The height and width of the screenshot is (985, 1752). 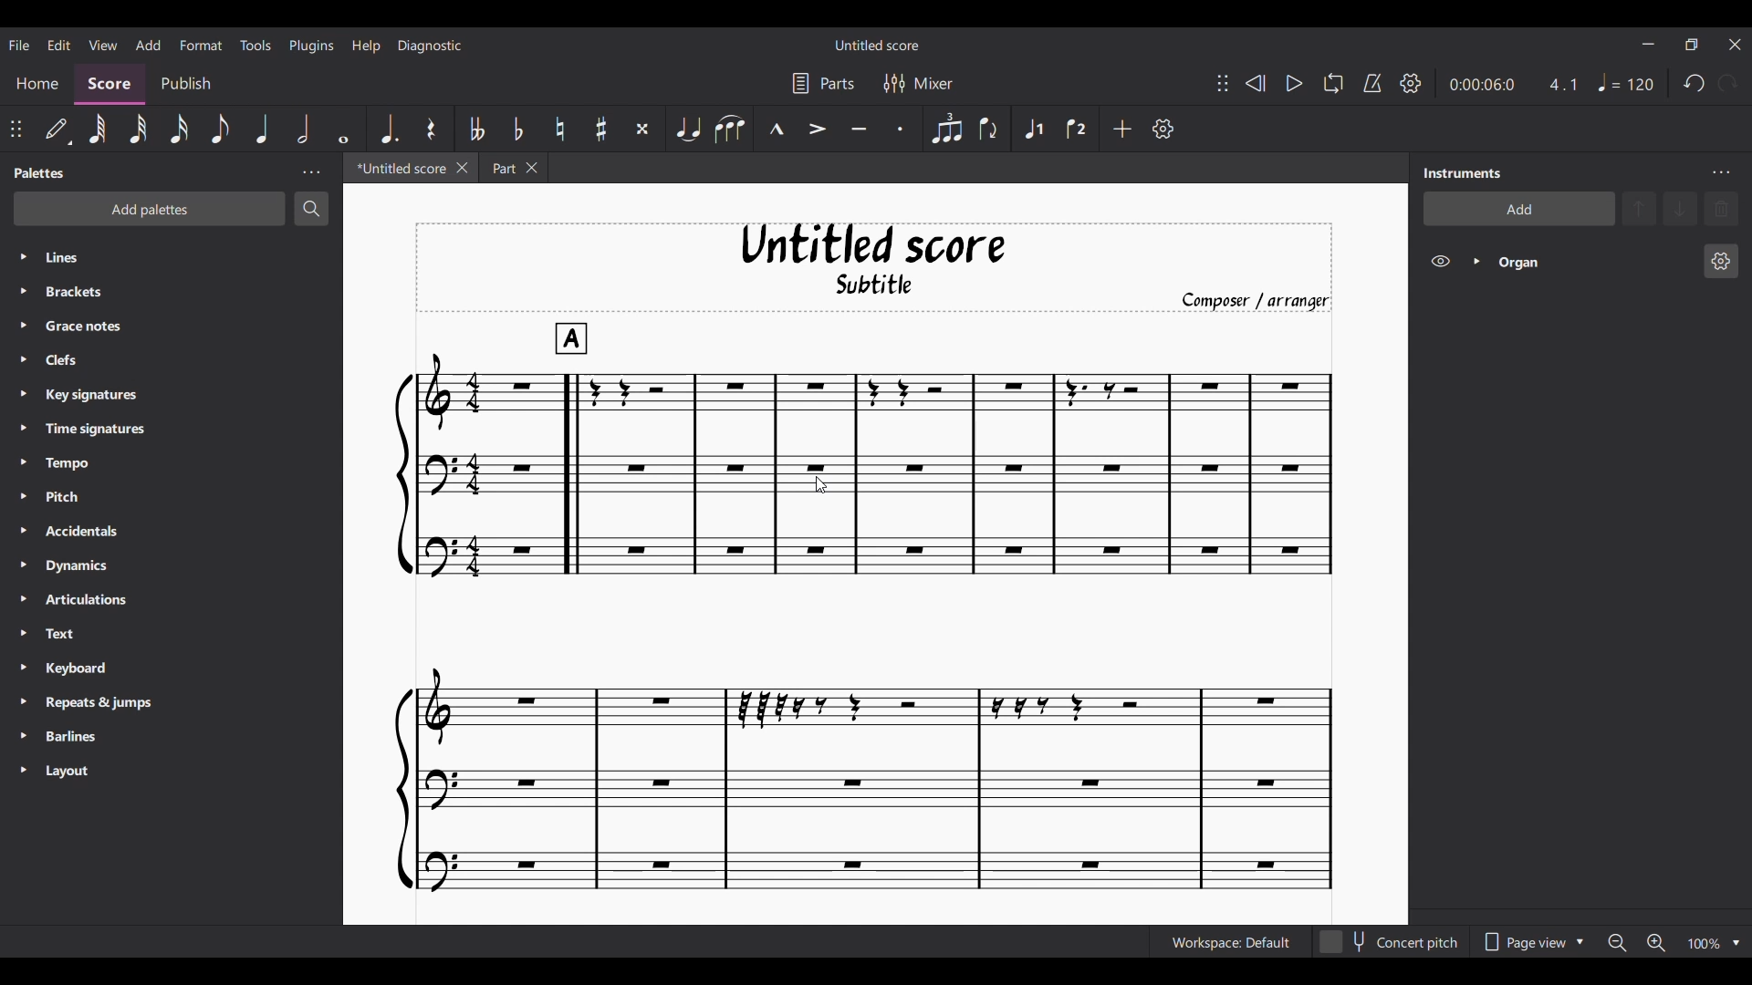 I want to click on Toggle double sharp, so click(x=642, y=129).